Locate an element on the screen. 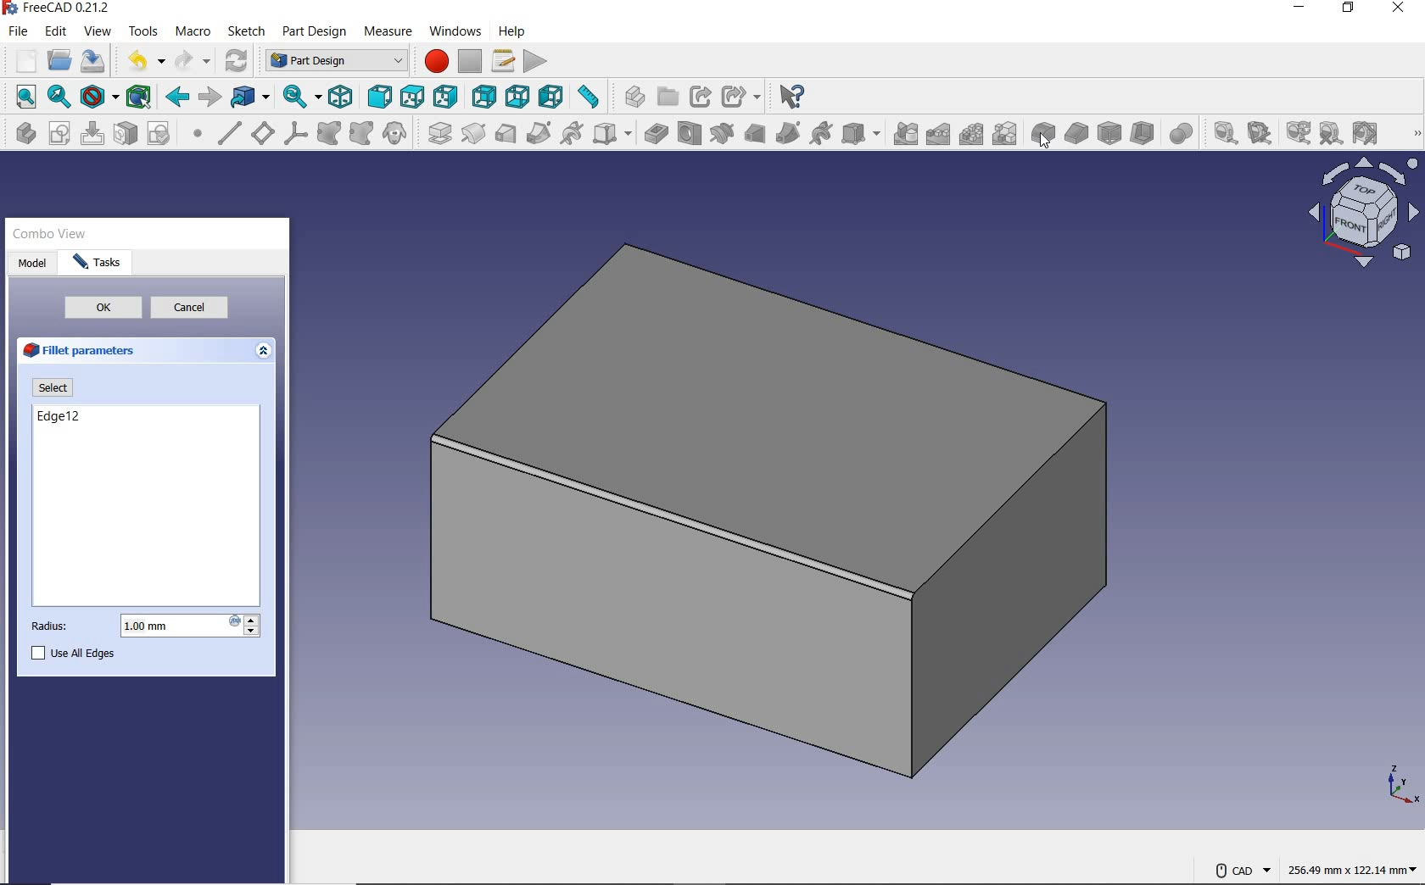  Plane view is located at coordinates (1362, 215).